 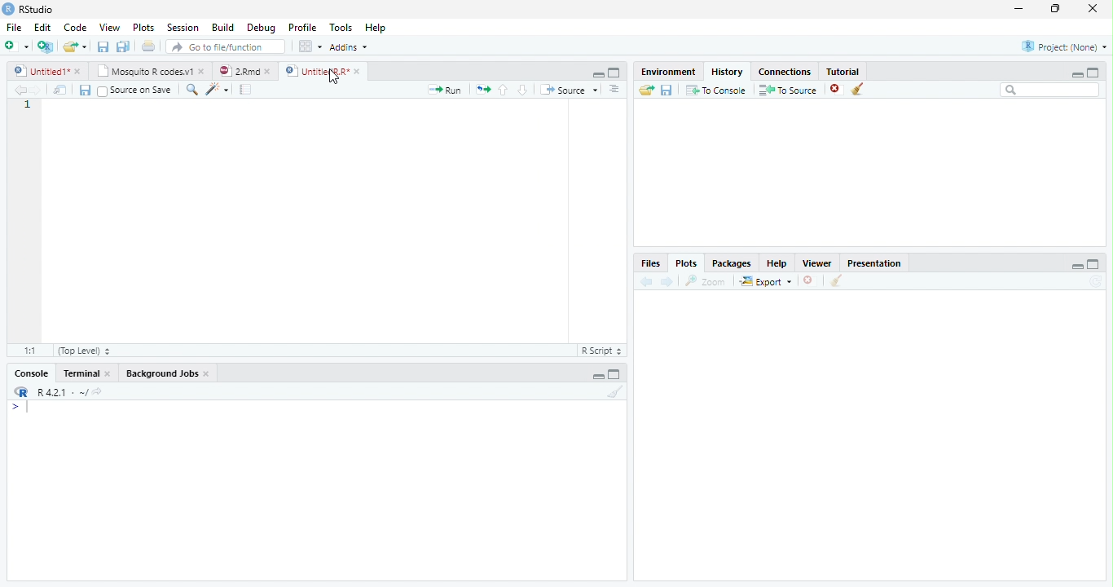 I want to click on View, so click(x=109, y=26).